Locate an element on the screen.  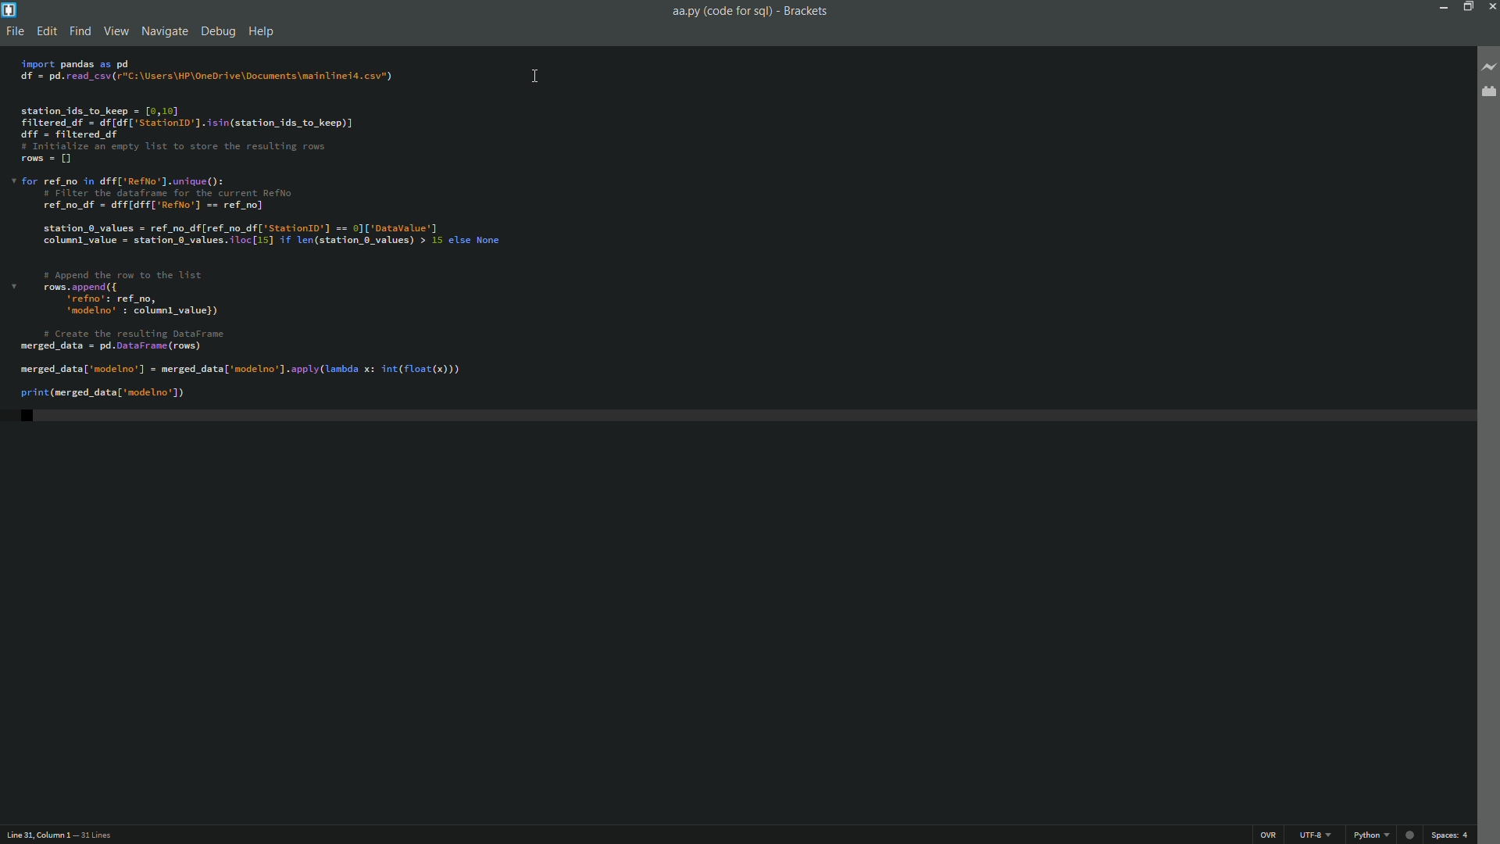
number of lines is located at coordinates (97, 836).